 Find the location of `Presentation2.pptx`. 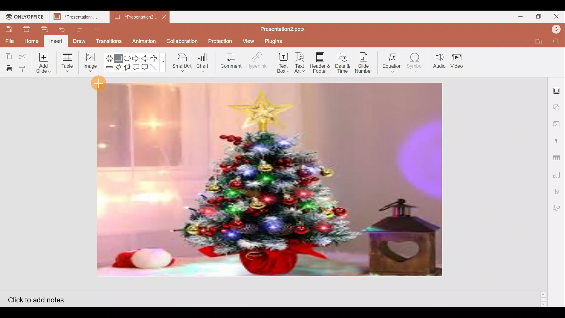

Presentation2.pptx is located at coordinates (287, 28).